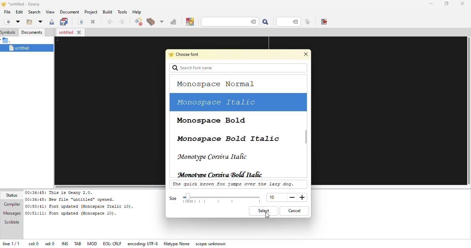 This screenshot has height=248, width=471. What do you see at coordinates (177, 243) in the screenshot?
I see `filetype: none` at bounding box center [177, 243].